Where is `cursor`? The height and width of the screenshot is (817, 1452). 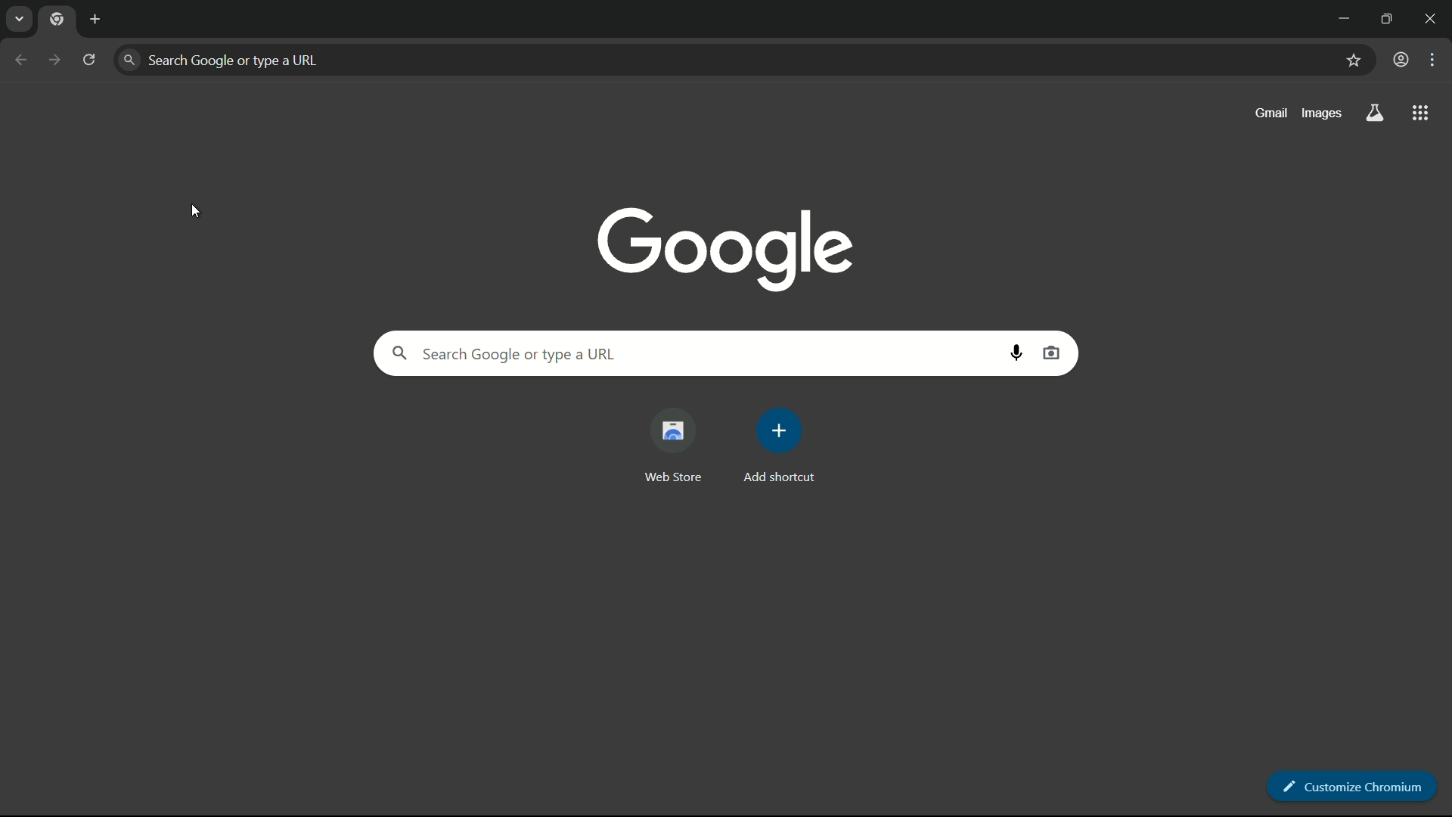 cursor is located at coordinates (196, 212).